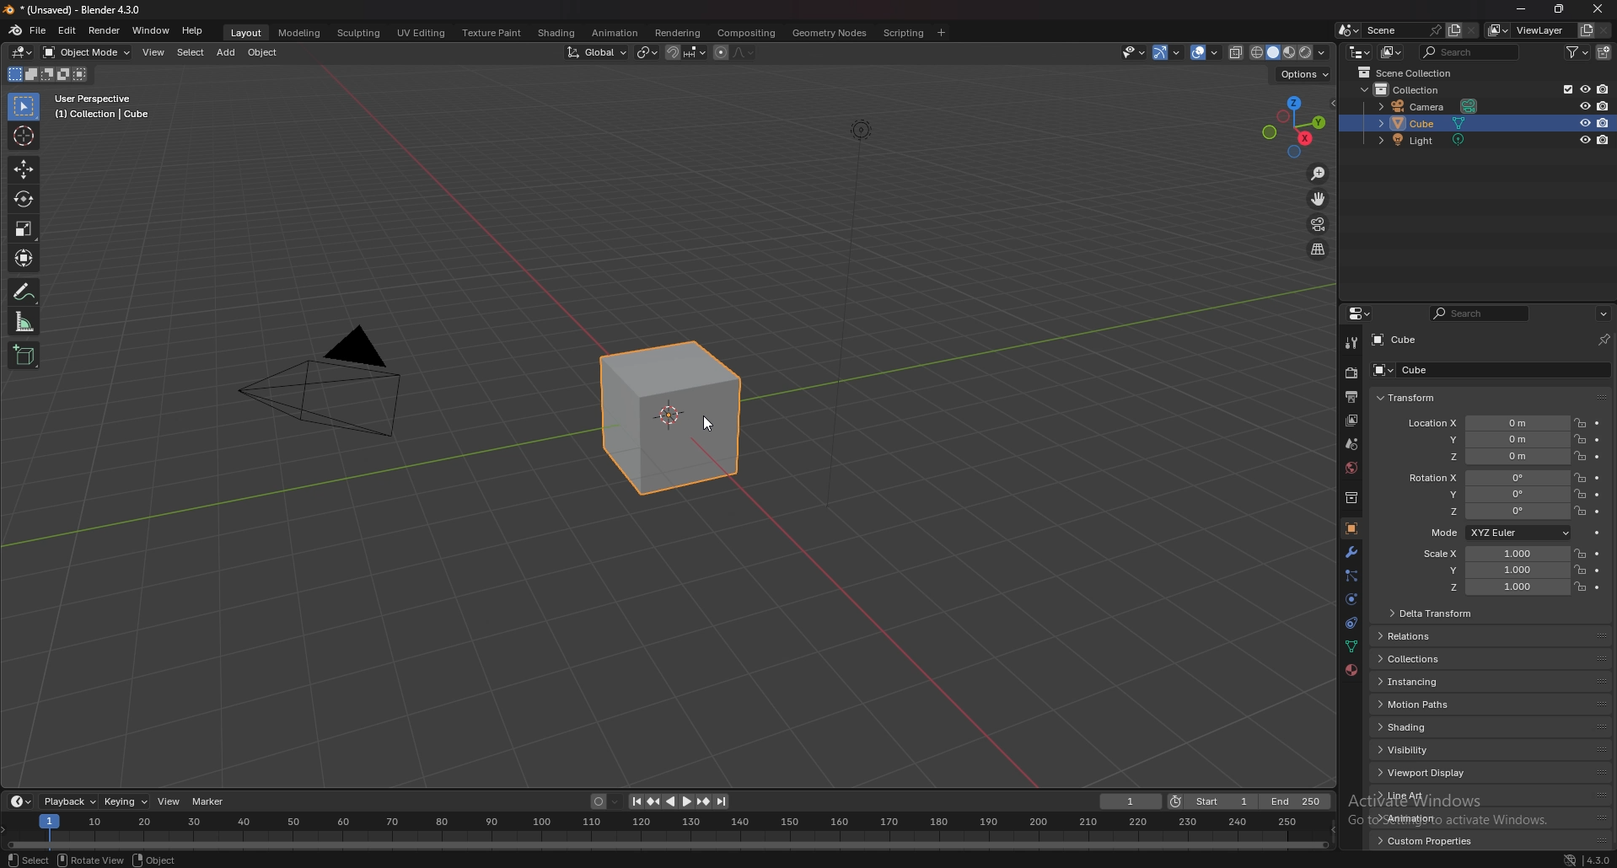  Describe the element at coordinates (1585, 123) in the screenshot. I see `hide in viewport` at that location.